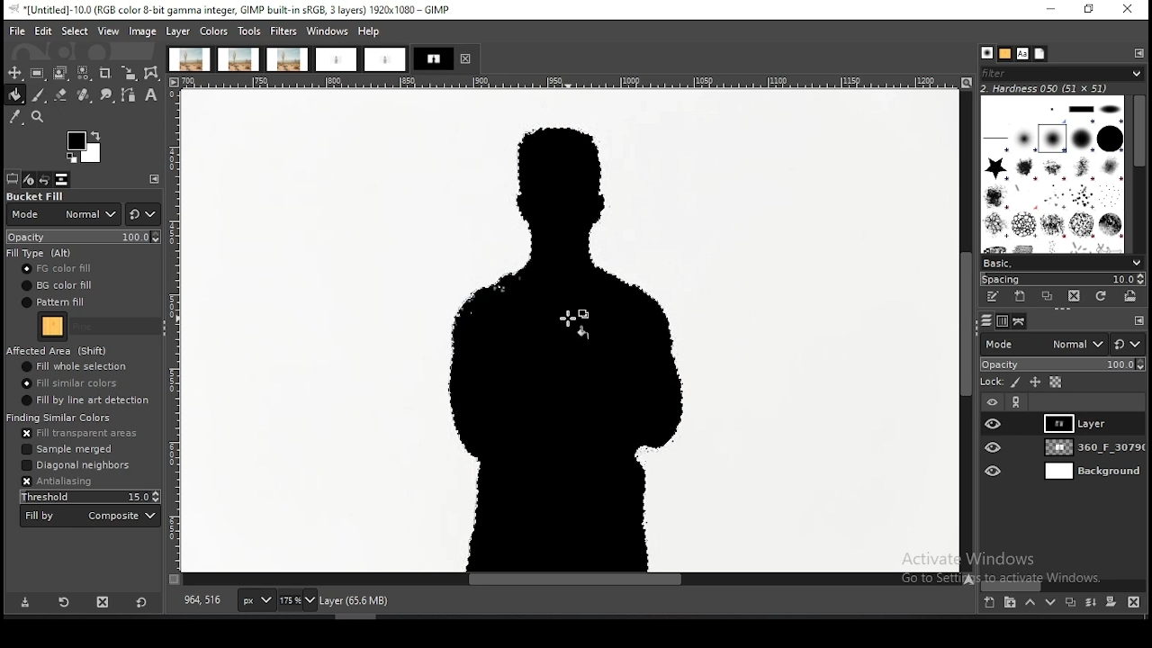 This screenshot has height=648, width=1152. I want to click on layer, so click(1091, 423).